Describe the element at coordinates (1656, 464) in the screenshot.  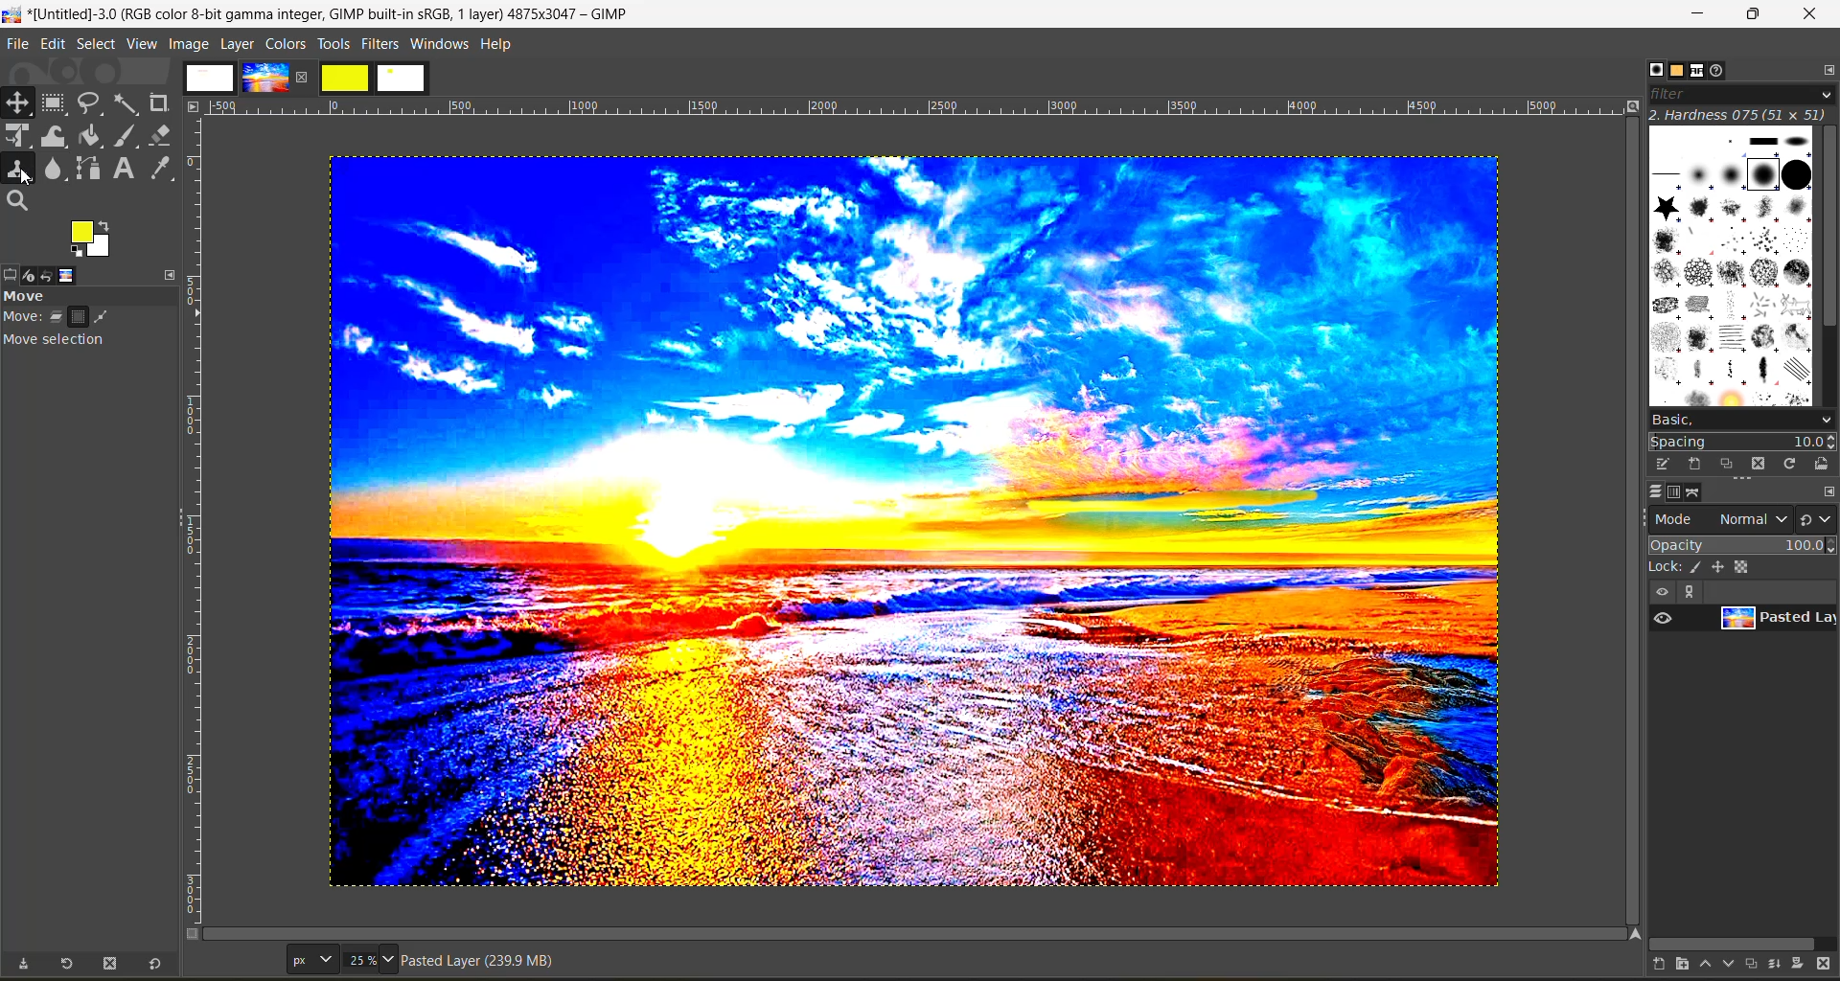
I see `edit this brush` at that location.